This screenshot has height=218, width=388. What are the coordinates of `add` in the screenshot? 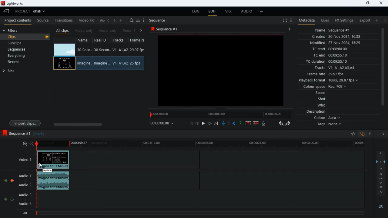 It's located at (376, 20).